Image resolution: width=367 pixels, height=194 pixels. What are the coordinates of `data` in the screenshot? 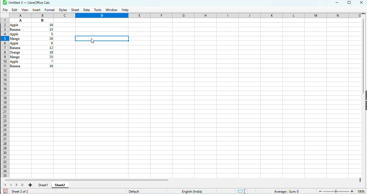 It's located at (87, 10).